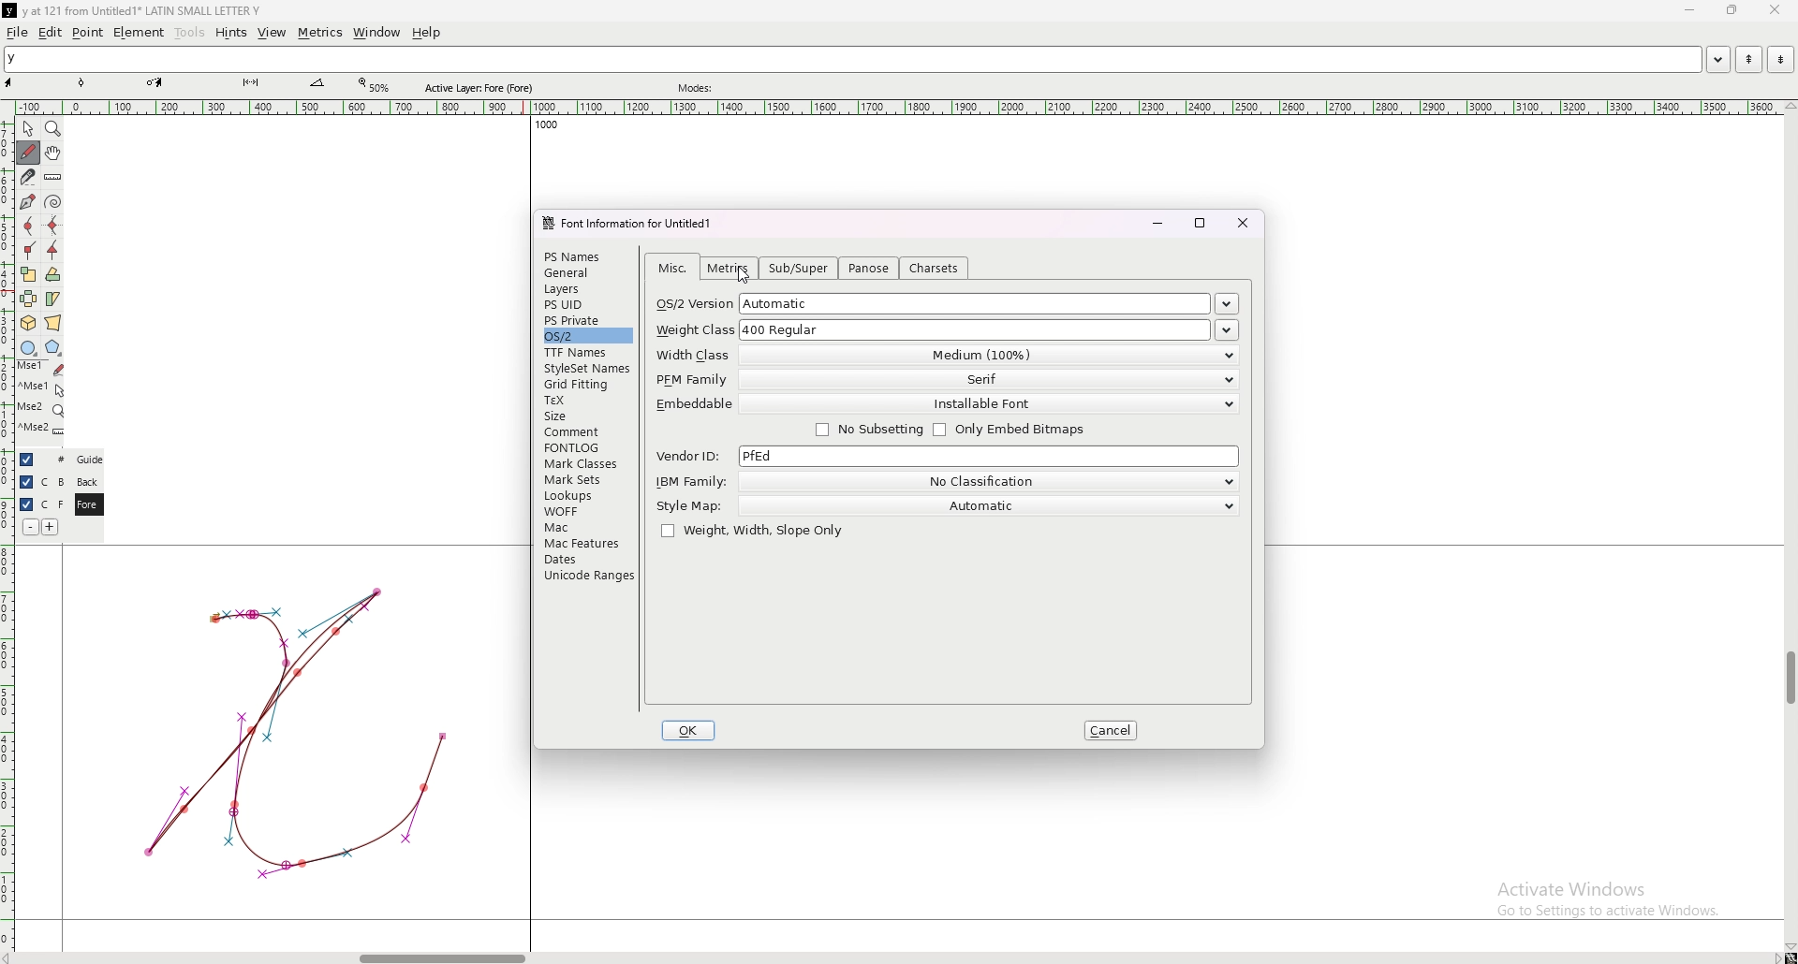  Describe the element at coordinates (30, 527) in the screenshot. I see `remove layer` at that location.